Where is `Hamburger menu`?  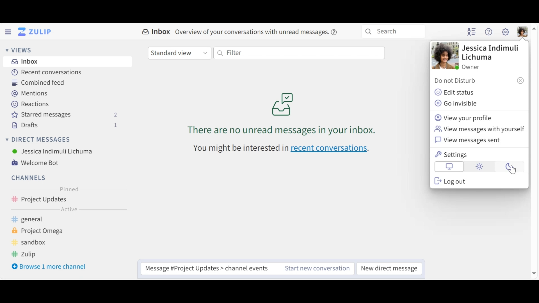
Hamburger menu is located at coordinates (8, 32).